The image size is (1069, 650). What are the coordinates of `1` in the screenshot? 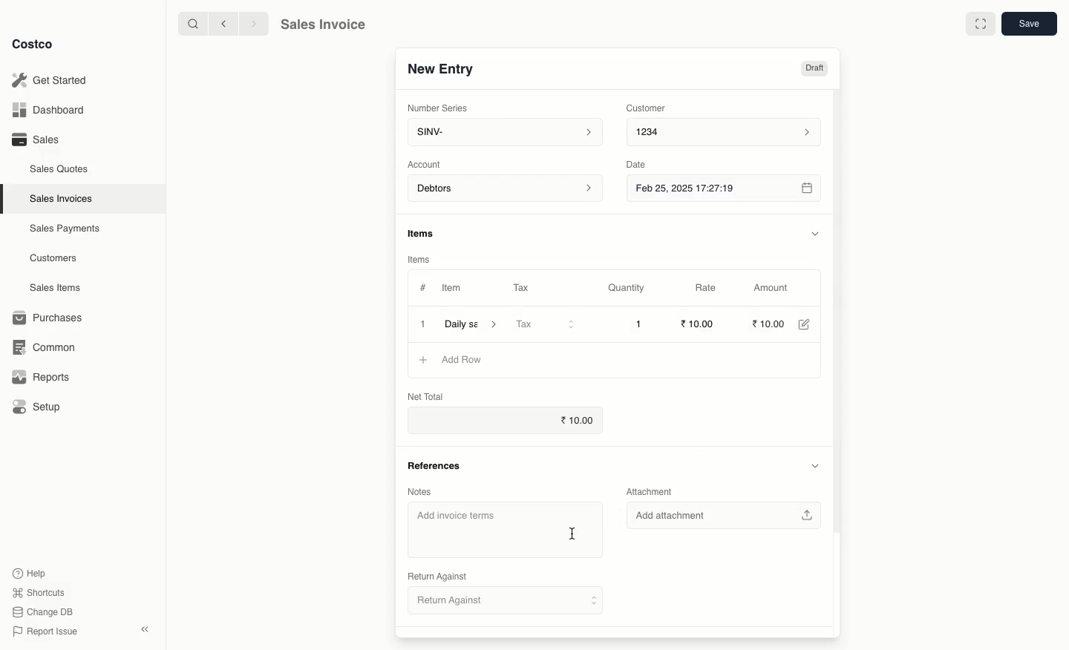 It's located at (423, 324).